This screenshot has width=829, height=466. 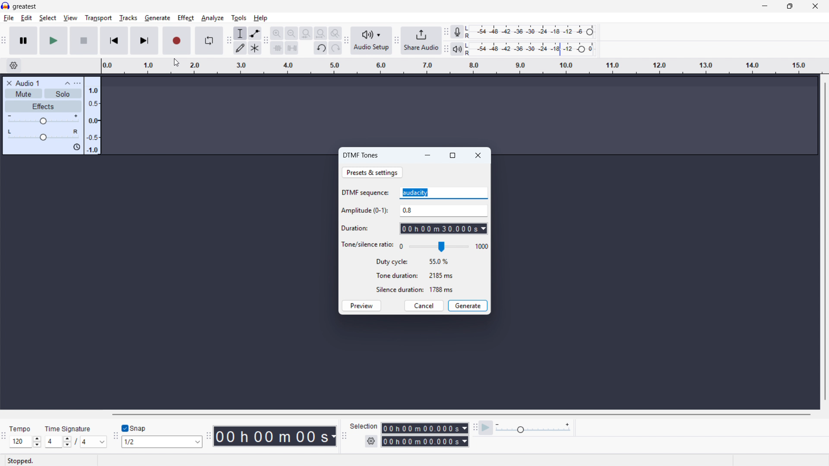 What do you see at coordinates (446, 50) in the screenshot?
I see `playback meter toolbar` at bounding box center [446, 50].